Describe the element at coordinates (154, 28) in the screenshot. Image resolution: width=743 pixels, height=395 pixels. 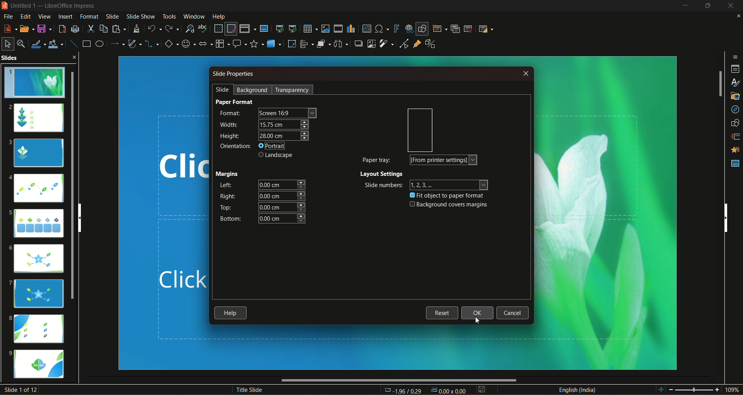
I see `undo` at that location.